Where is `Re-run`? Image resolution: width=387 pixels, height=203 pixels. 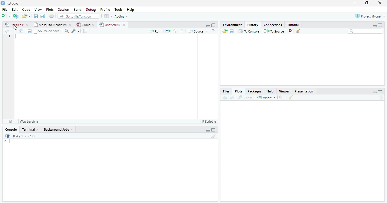 Re-run is located at coordinates (167, 31).